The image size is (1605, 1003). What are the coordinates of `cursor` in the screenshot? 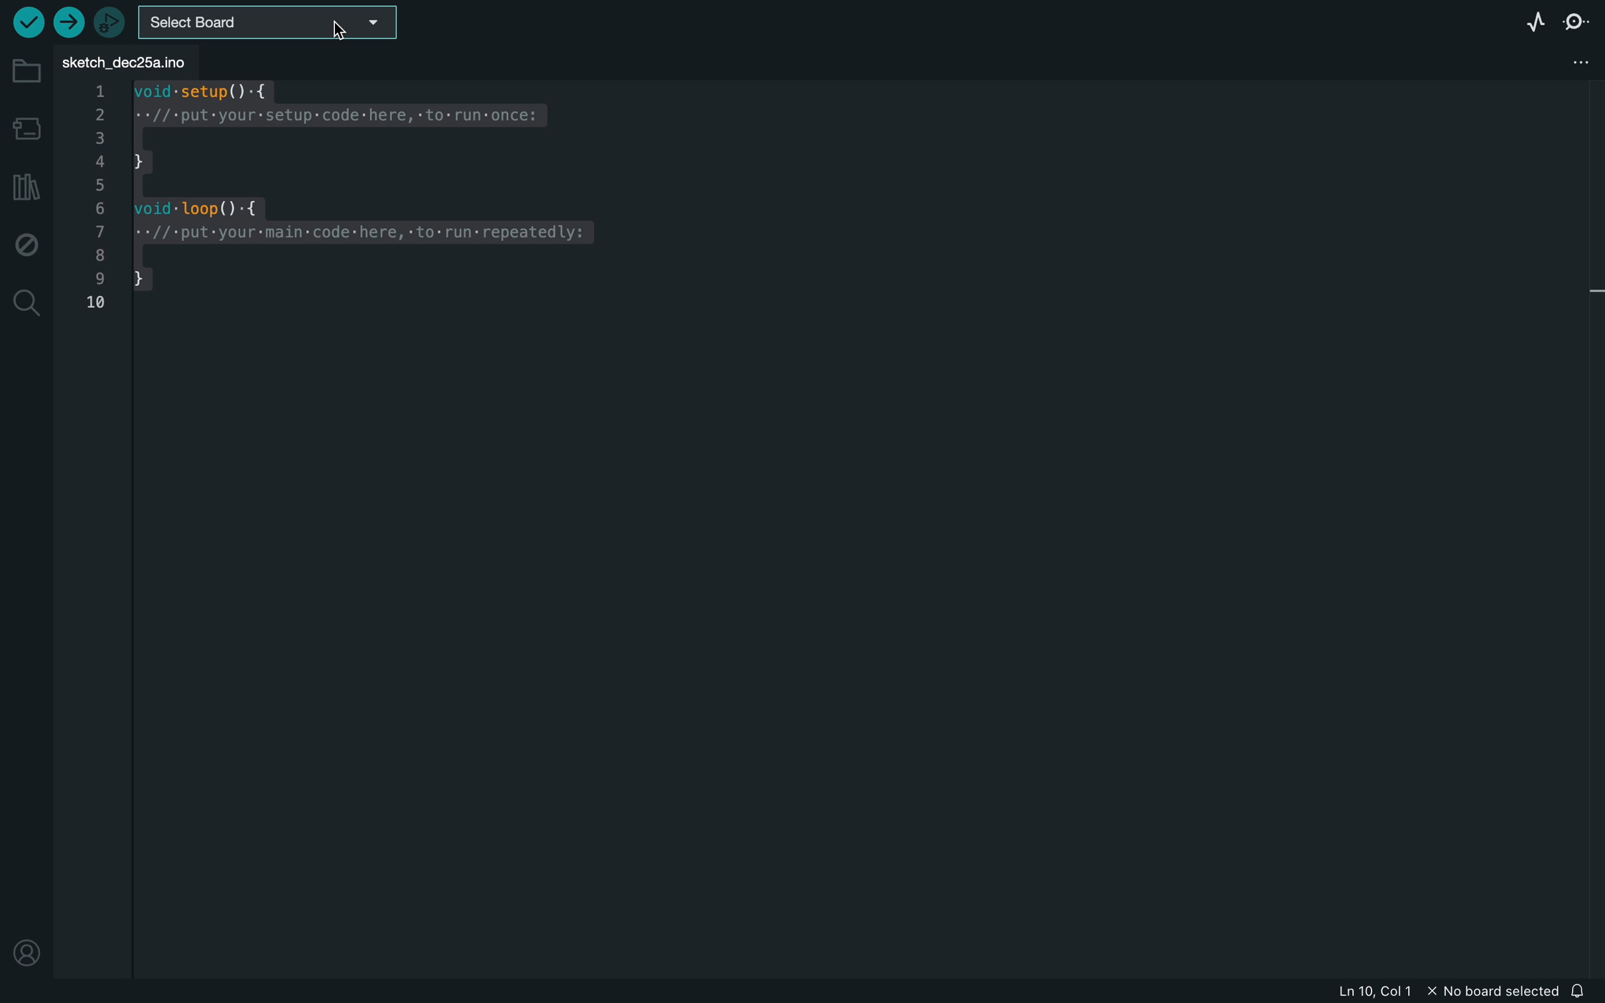 It's located at (340, 30).